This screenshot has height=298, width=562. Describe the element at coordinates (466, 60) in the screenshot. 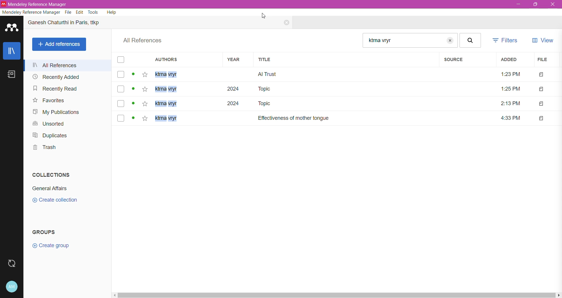

I see `Source` at that location.